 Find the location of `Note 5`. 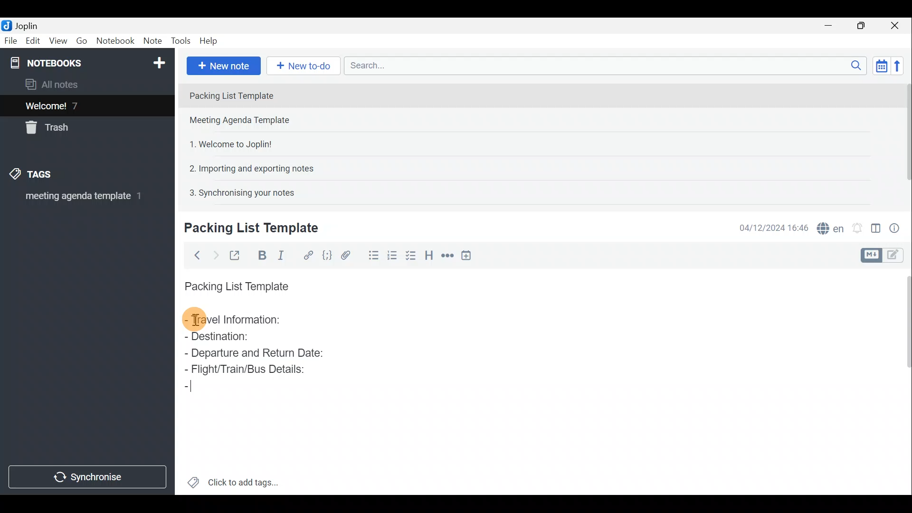

Note 5 is located at coordinates (238, 191).